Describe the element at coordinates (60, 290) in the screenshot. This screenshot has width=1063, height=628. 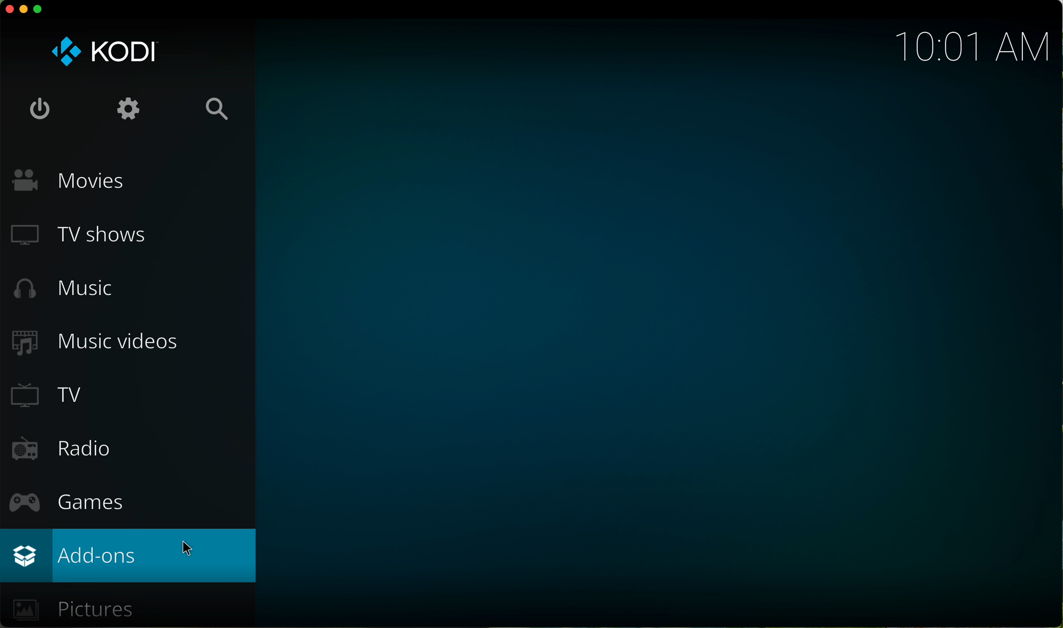
I see `music` at that location.